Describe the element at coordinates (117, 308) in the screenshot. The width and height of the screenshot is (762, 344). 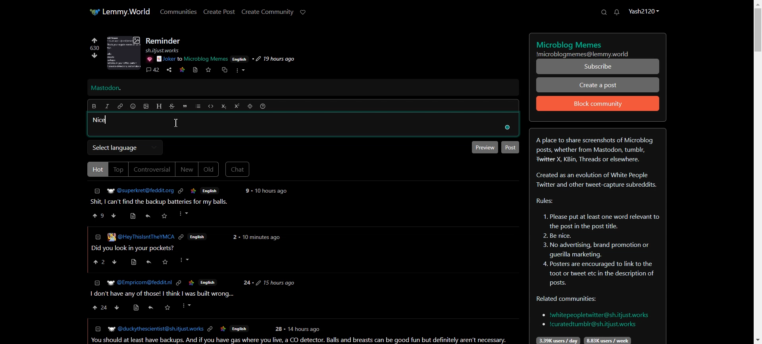
I see `` at that location.